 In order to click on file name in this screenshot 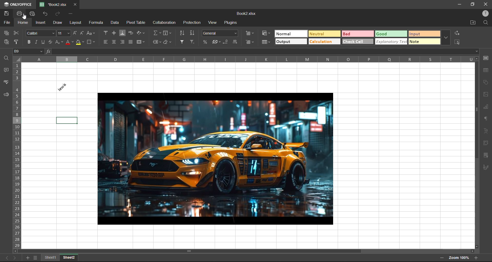, I will do `click(53, 5)`.